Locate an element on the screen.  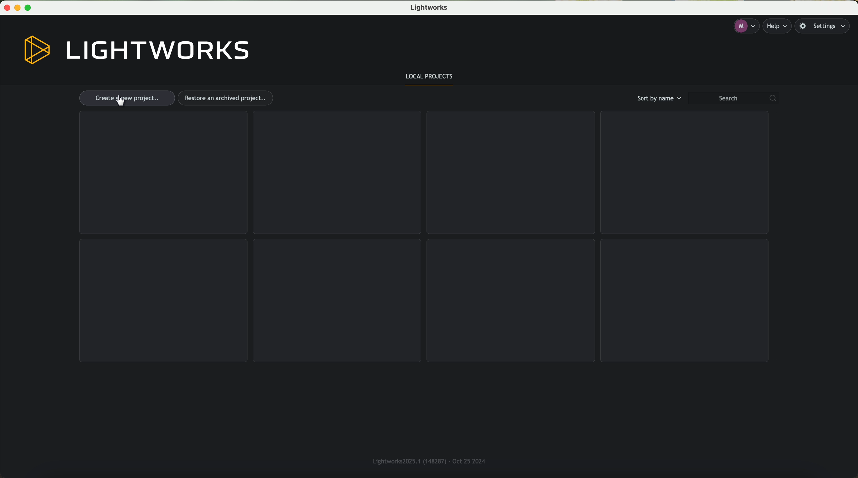
profile is located at coordinates (745, 26).